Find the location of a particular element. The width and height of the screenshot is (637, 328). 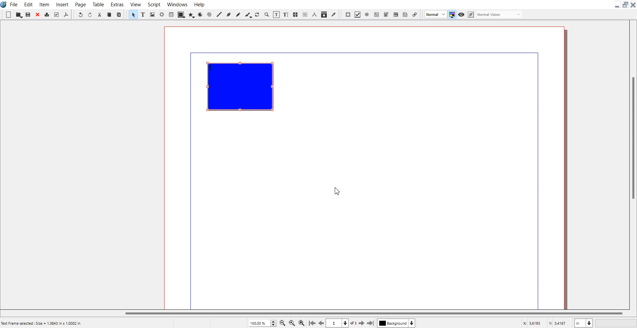

Rotate Item is located at coordinates (257, 15).